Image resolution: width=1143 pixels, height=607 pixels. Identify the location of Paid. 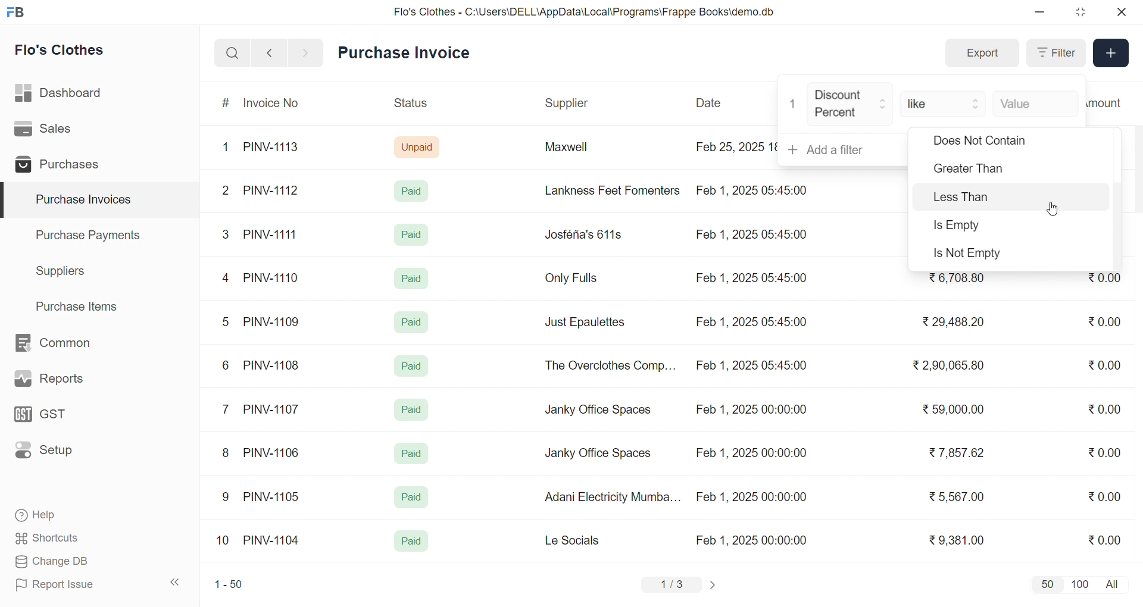
(412, 453).